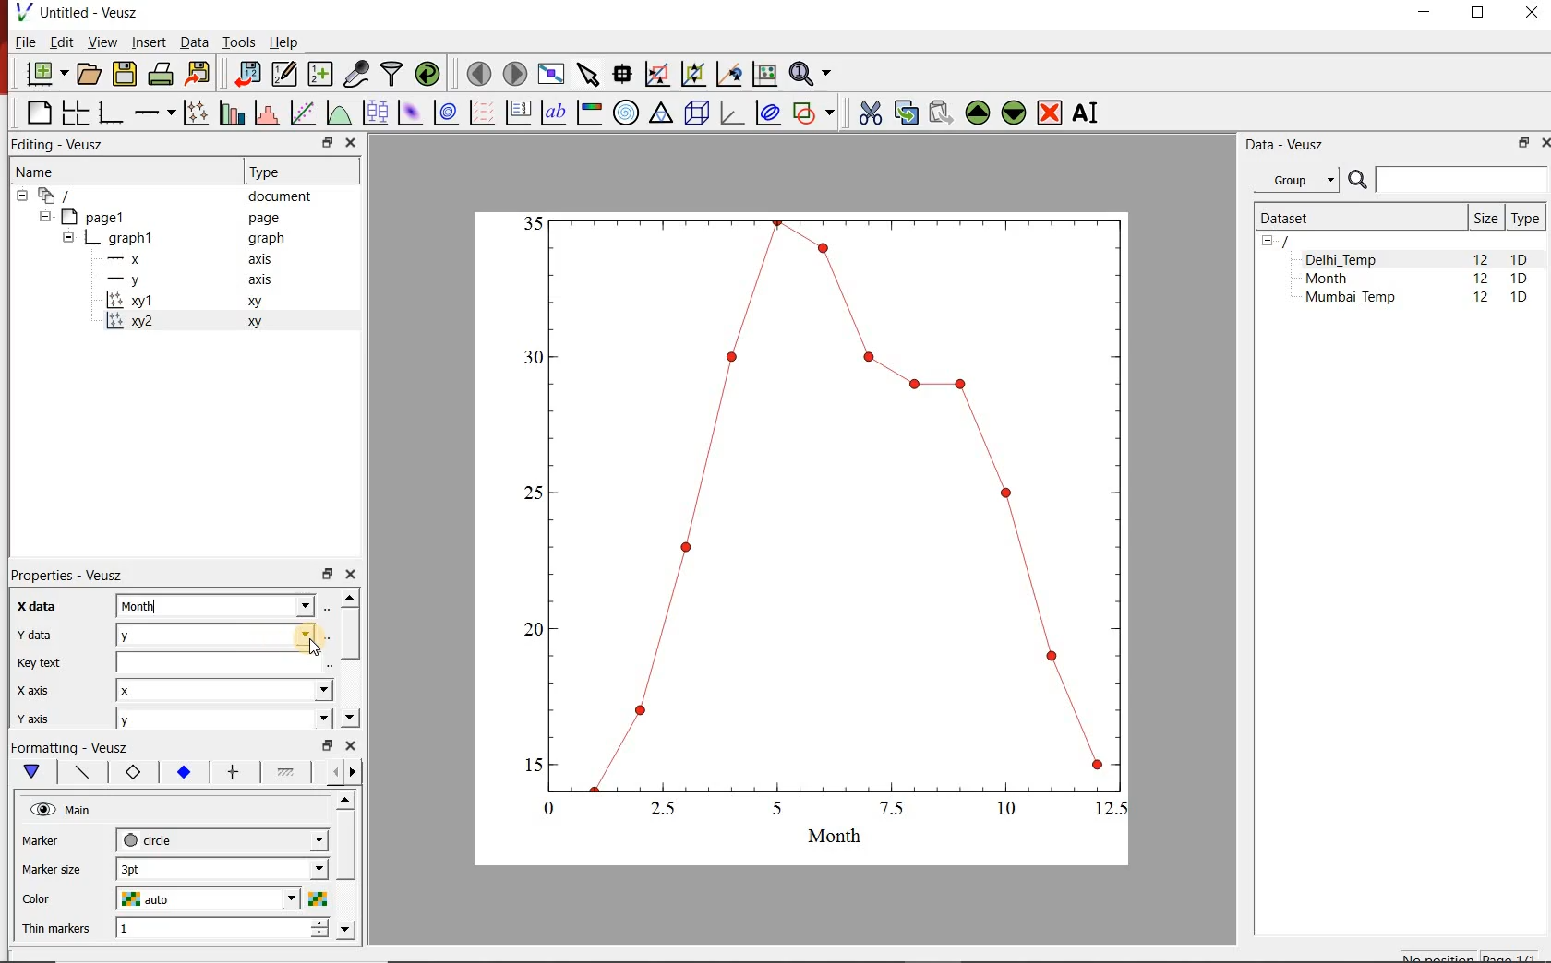  I want to click on open a document, so click(88, 75).